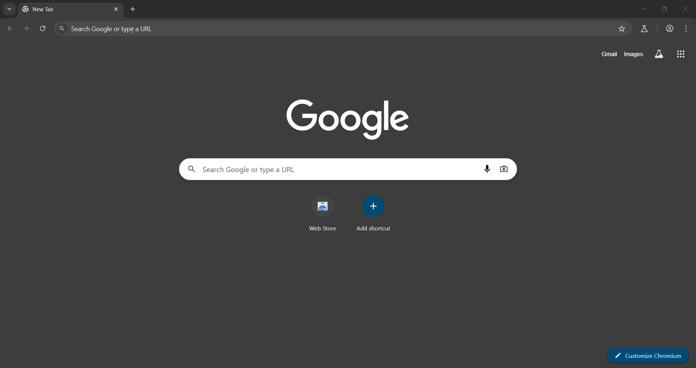 The height and width of the screenshot is (368, 696). Describe the element at coordinates (10, 9) in the screenshot. I see `search tabs` at that location.